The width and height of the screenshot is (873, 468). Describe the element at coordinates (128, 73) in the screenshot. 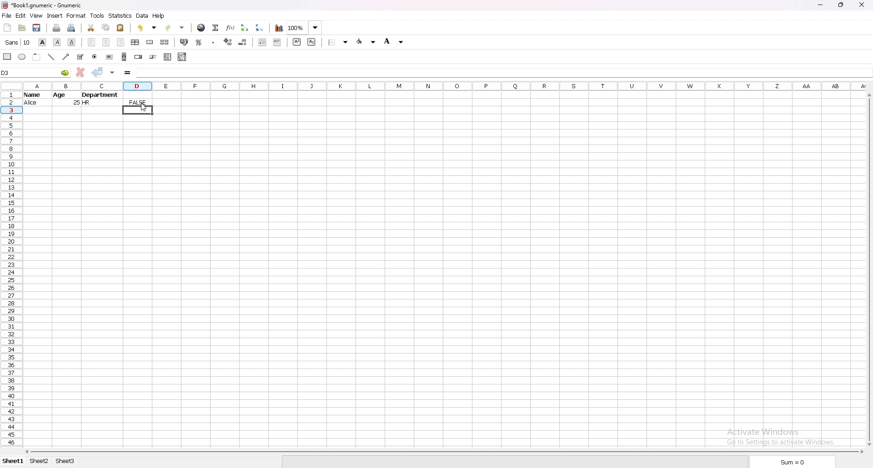

I see `formula` at that location.